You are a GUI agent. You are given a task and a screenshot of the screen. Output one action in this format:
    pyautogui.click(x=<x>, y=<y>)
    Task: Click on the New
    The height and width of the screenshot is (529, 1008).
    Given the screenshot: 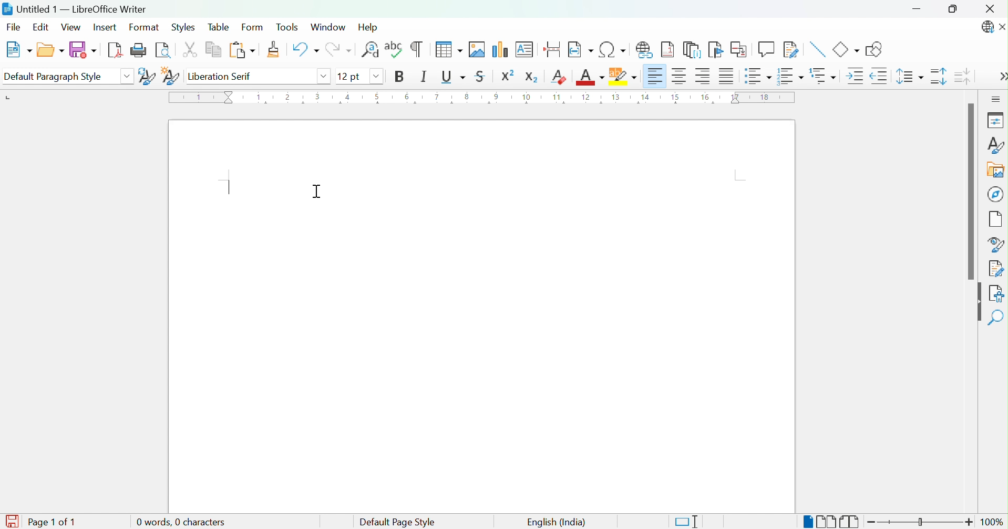 What is the action you would take?
    pyautogui.click(x=18, y=50)
    